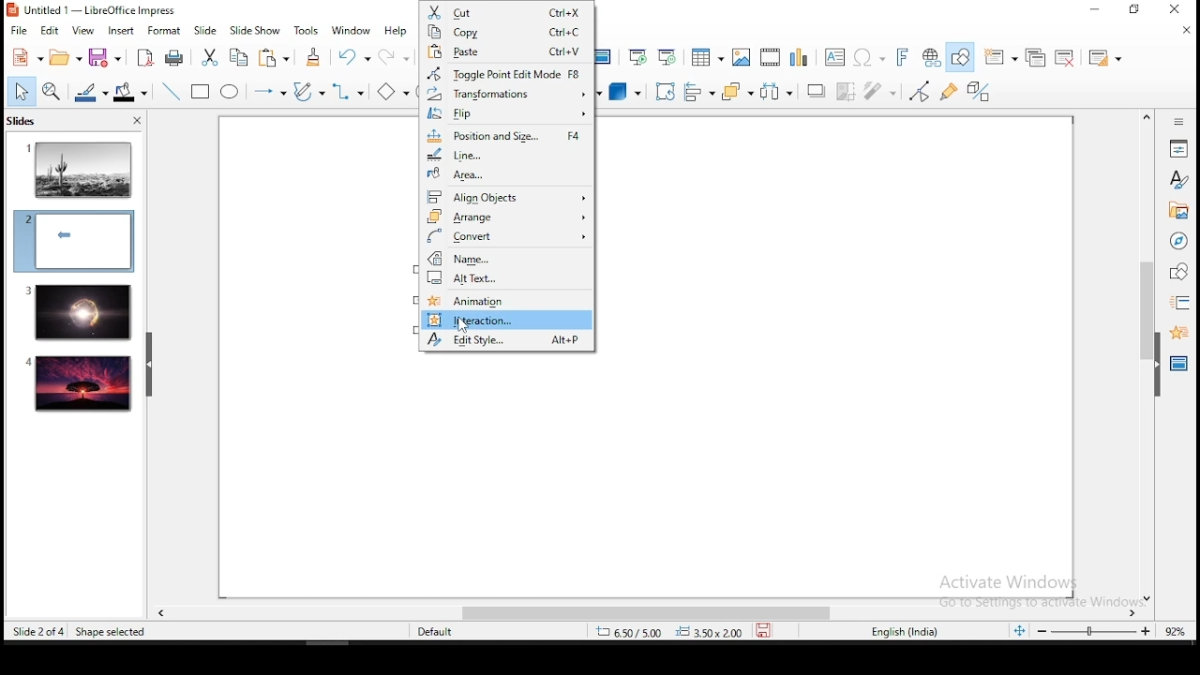 The image size is (1200, 675). Describe the element at coordinates (129, 94) in the screenshot. I see `shape fill` at that location.